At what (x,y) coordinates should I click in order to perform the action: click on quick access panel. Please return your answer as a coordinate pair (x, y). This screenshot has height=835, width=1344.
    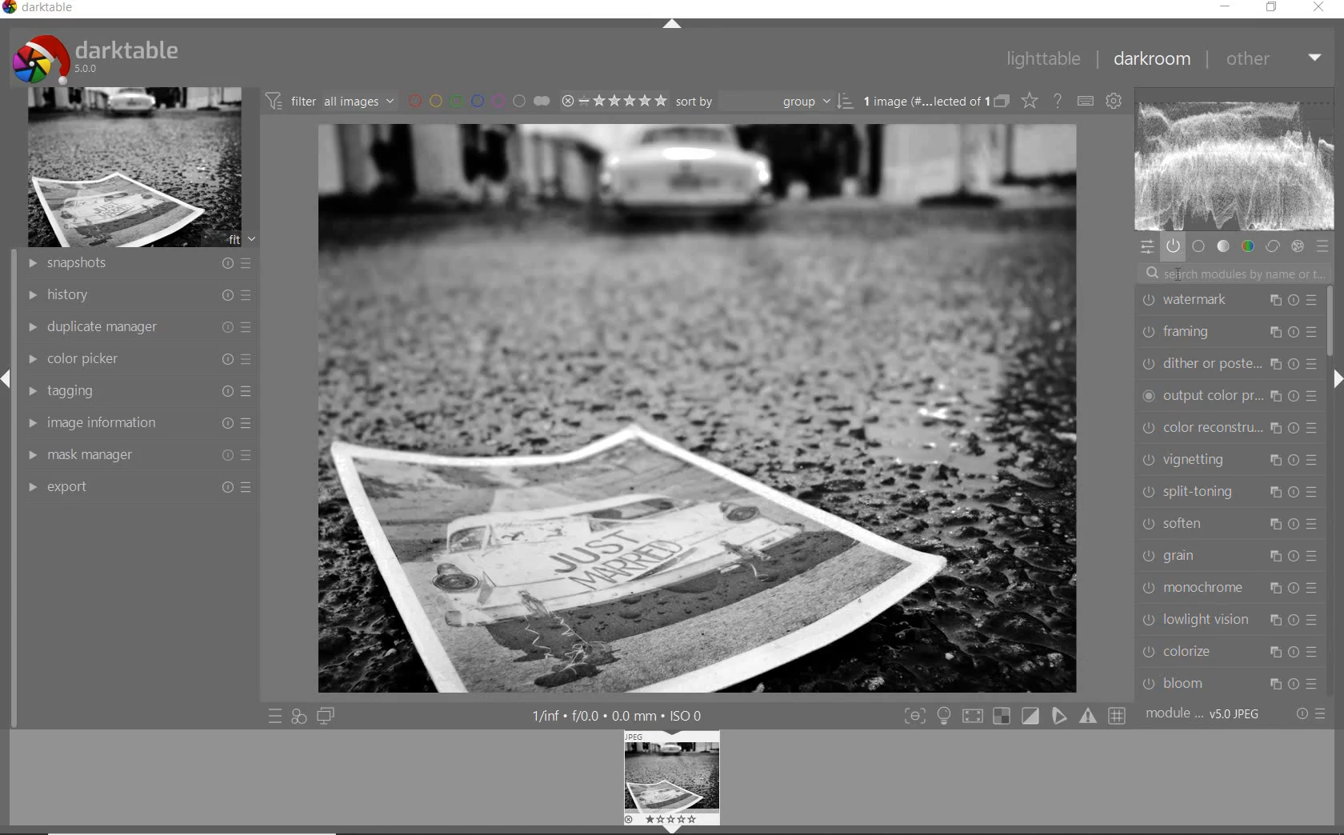
    Looking at the image, I should click on (1146, 247).